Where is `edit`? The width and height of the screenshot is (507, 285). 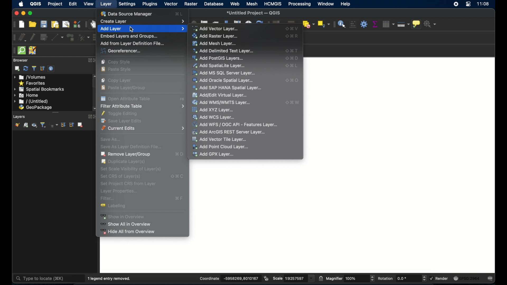 edit is located at coordinates (73, 4).